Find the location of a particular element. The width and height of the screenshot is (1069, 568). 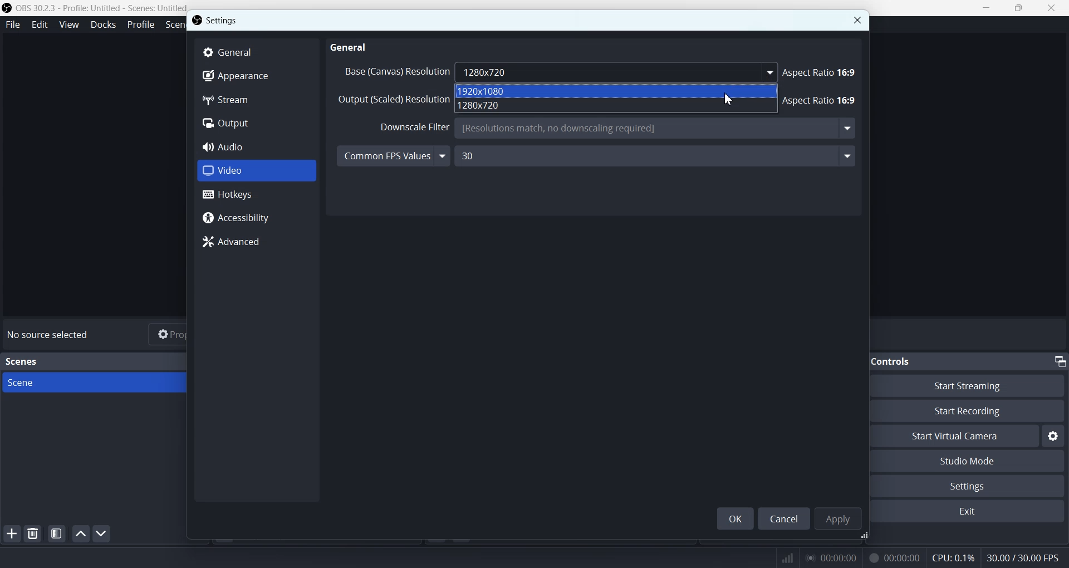

Stream is located at coordinates (256, 101).